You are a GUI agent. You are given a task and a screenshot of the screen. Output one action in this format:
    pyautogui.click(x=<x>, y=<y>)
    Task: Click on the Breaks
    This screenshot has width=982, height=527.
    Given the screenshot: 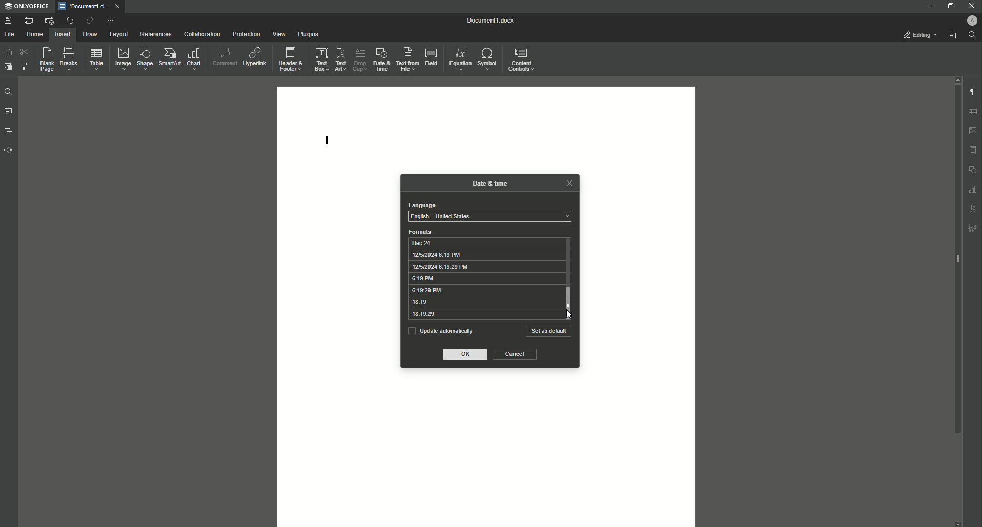 What is the action you would take?
    pyautogui.click(x=69, y=59)
    